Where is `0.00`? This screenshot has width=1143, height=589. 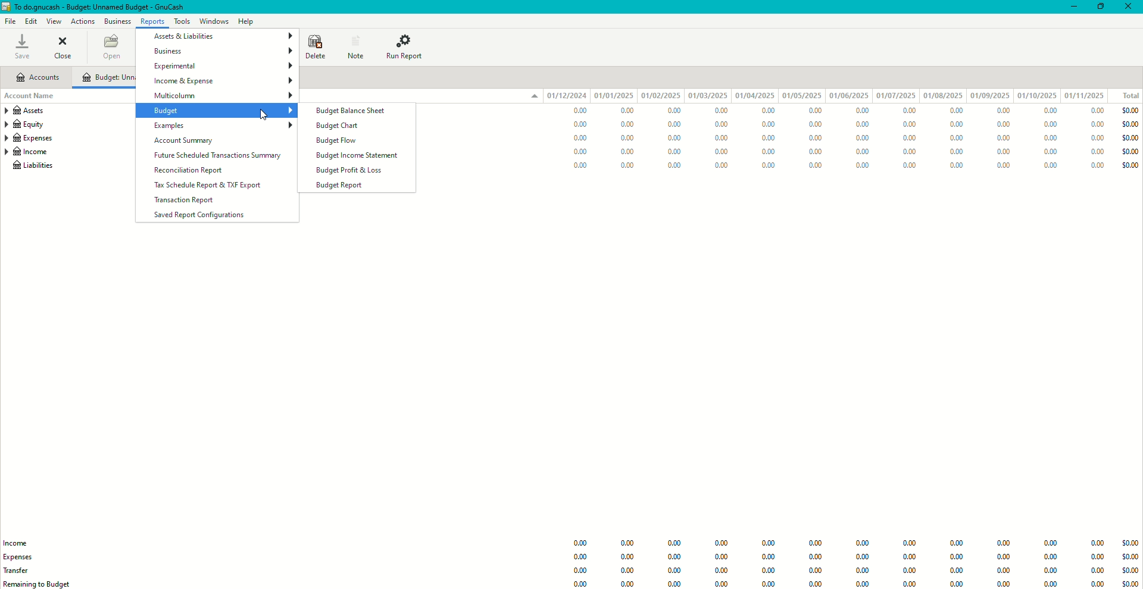 0.00 is located at coordinates (1005, 111).